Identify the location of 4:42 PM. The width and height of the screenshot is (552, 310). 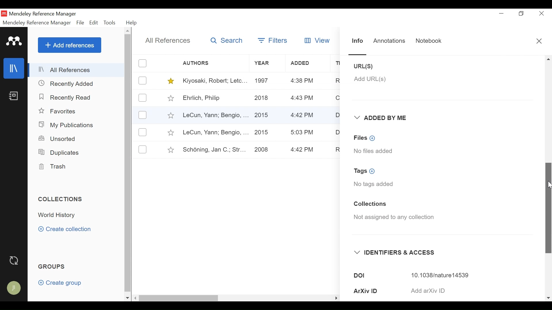
(303, 150).